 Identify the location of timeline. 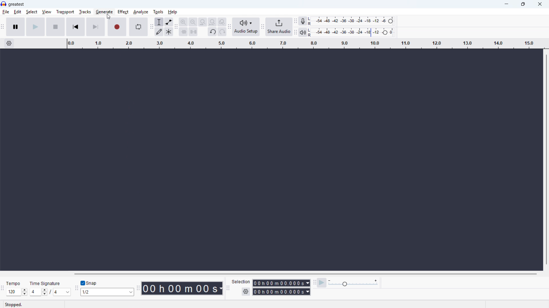
(306, 44).